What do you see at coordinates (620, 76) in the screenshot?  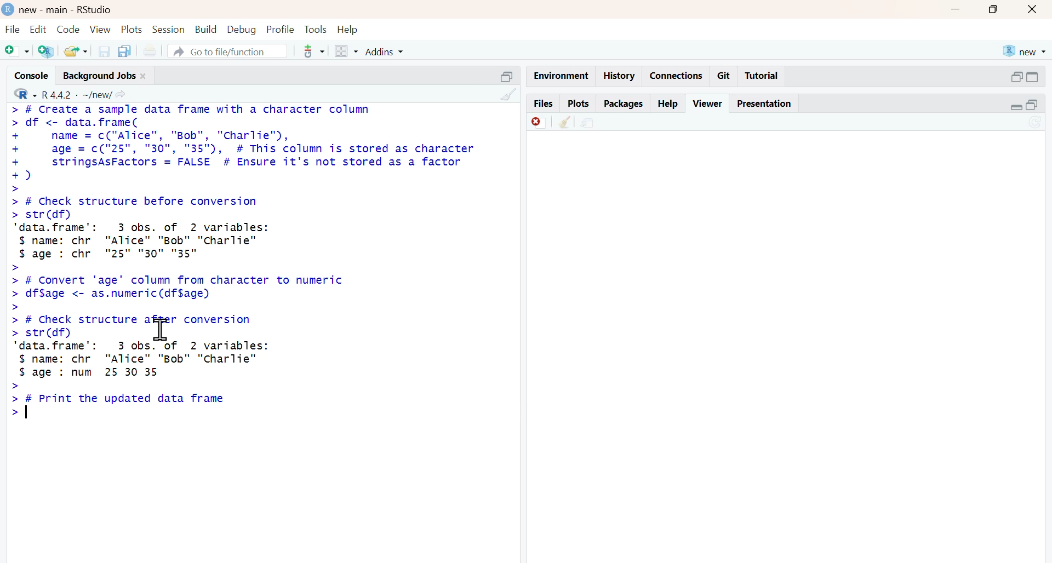 I see `history` at bounding box center [620, 76].